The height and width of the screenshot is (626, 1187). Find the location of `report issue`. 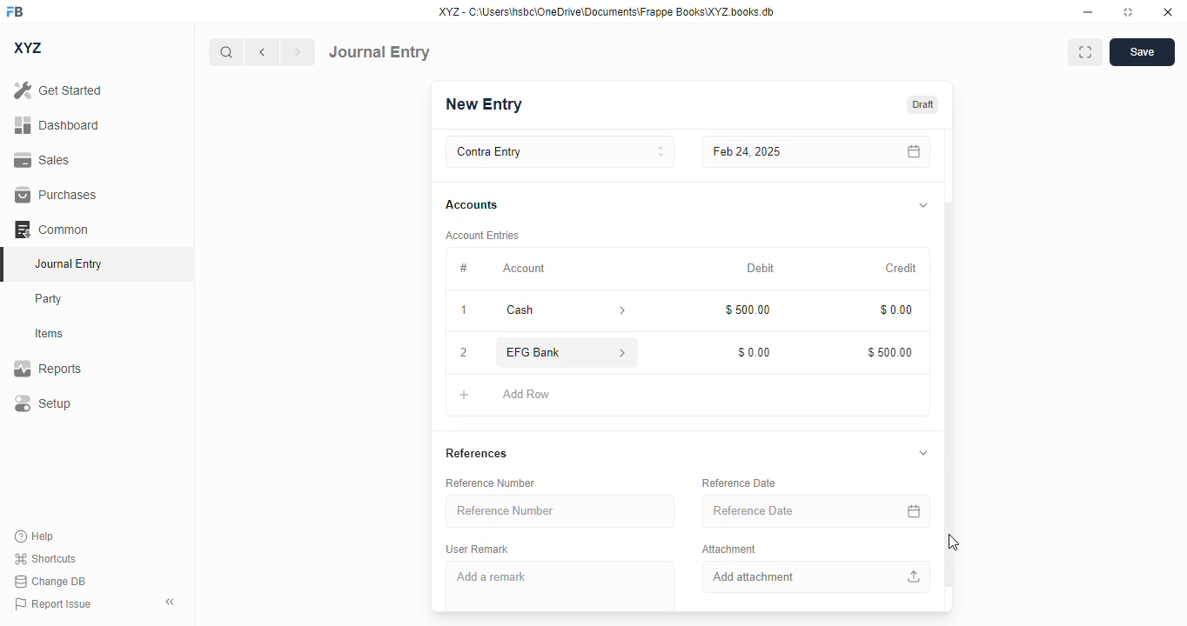

report issue is located at coordinates (53, 603).